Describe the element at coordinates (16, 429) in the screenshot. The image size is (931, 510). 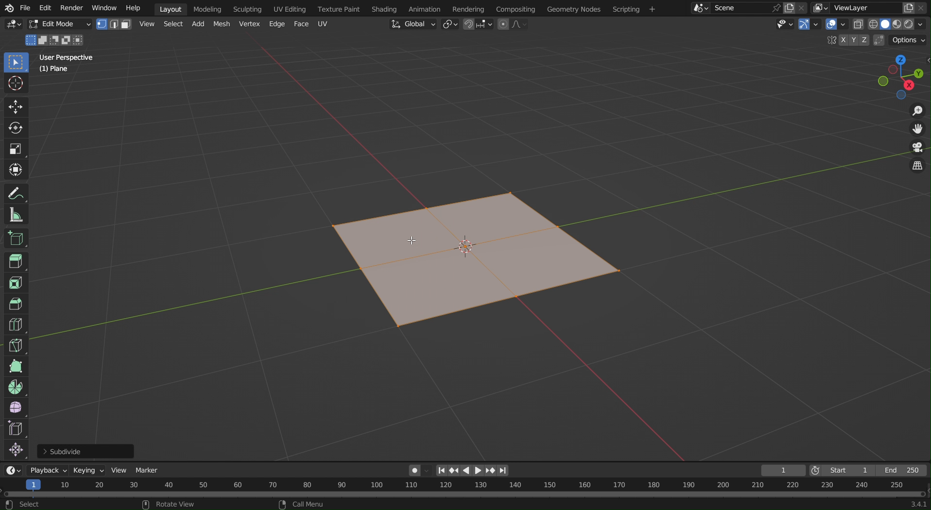
I see `Edge Slide` at that location.